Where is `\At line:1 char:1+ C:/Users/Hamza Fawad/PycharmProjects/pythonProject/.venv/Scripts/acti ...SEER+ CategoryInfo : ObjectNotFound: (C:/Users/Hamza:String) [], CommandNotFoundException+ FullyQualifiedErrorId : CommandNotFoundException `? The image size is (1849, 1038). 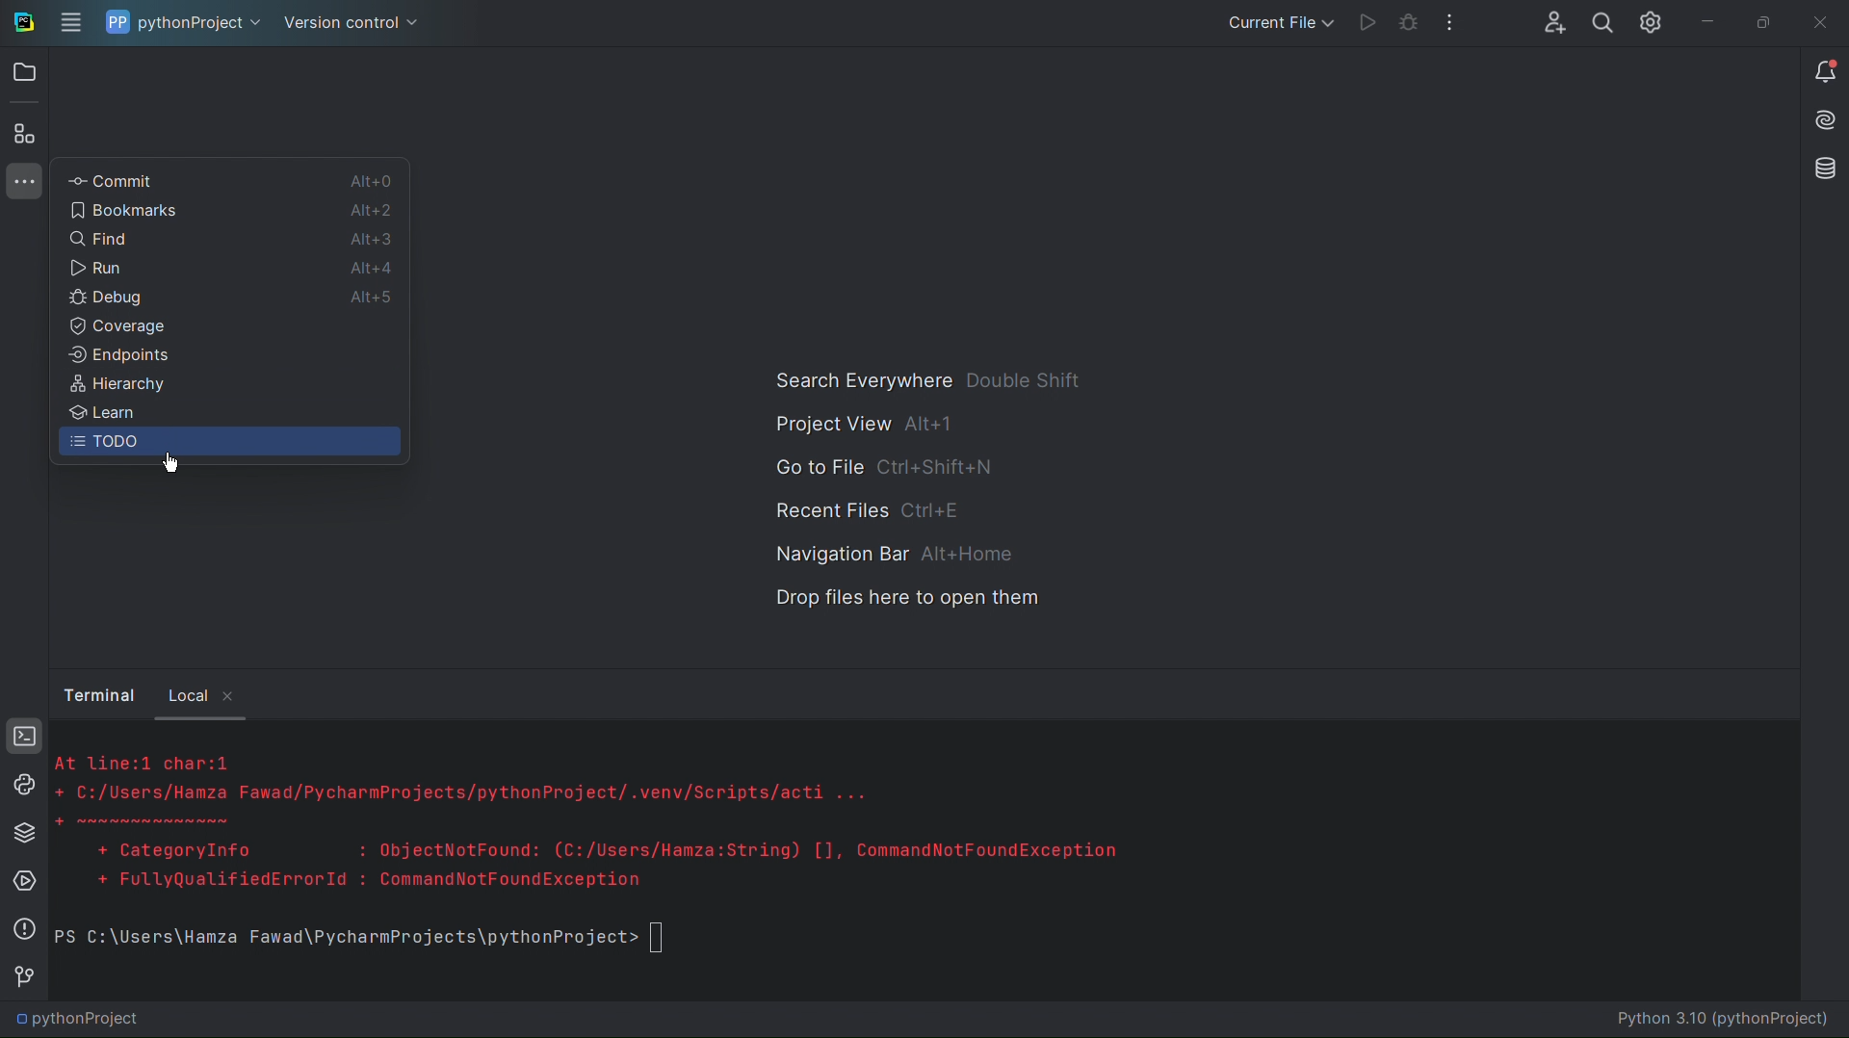 \At line:1 char:1+ C:/Users/Hamza Fawad/PycharmProjects/pythonProject/.venv/Scripts/acti ...SEER+ CategoryInfo : ObjectNotFound: (C:/Users/Hamza:String) [], CommandNotFoundException+ FullyQualifiedErrorId : CommandNotFoundException  is located at coordinates (615, 825).